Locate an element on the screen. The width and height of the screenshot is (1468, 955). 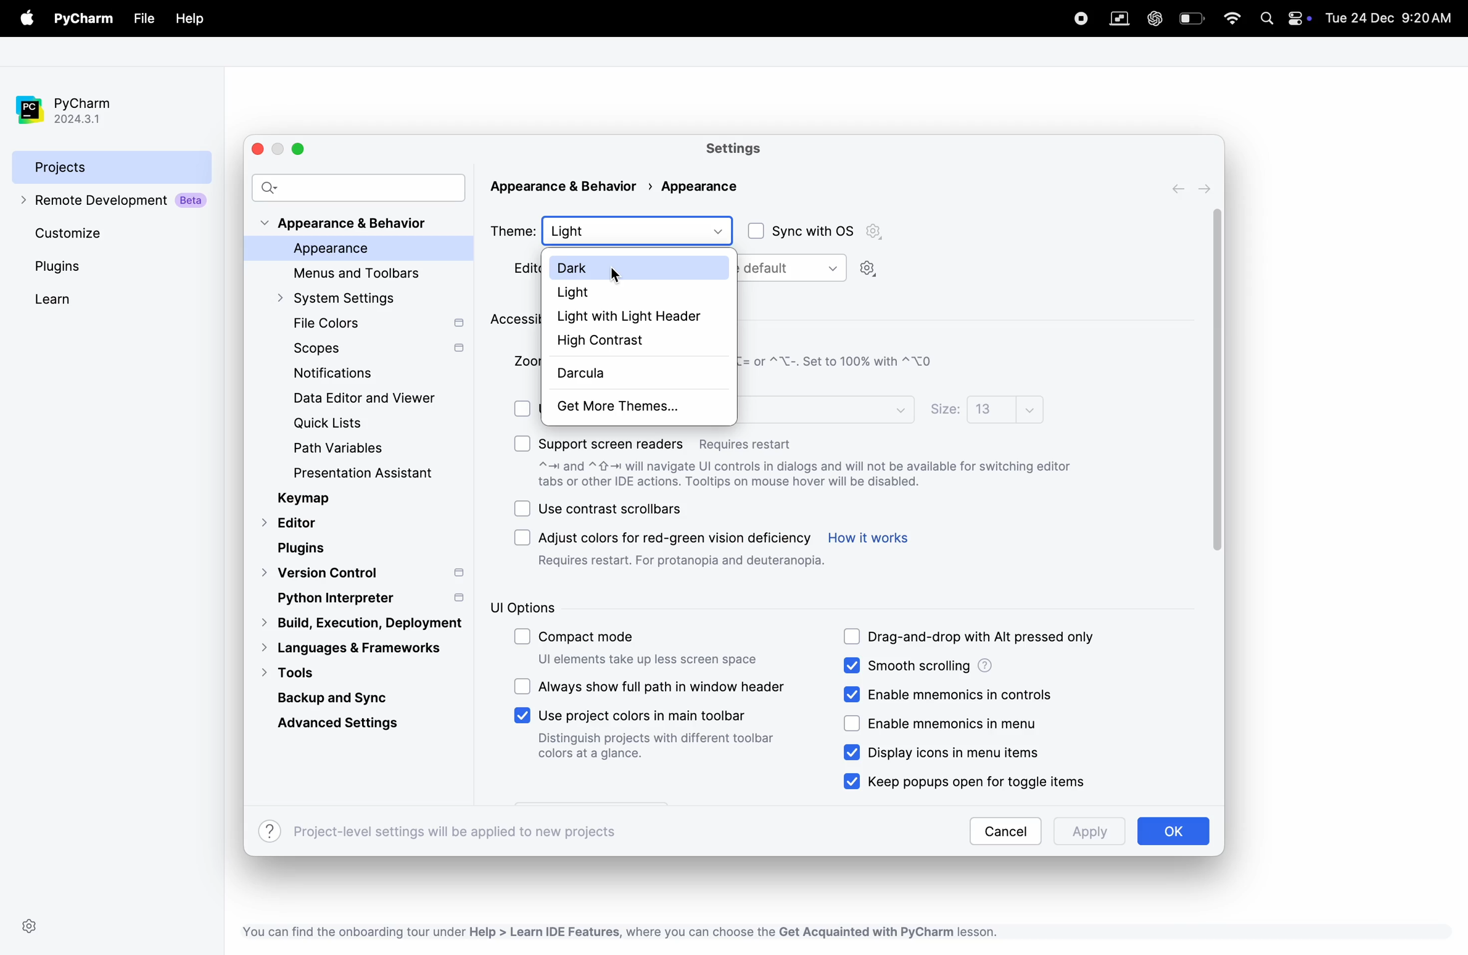
chatgpt is located at coordinates (1153, 19).